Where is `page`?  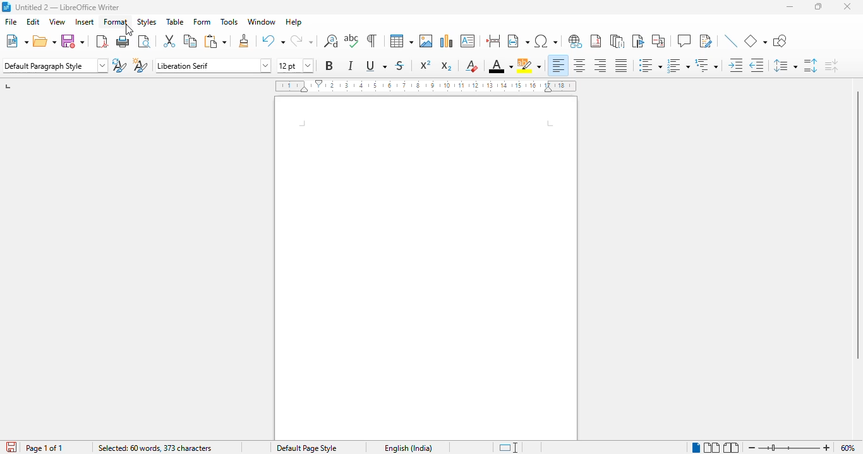
page is located at coordinates (426, 269).